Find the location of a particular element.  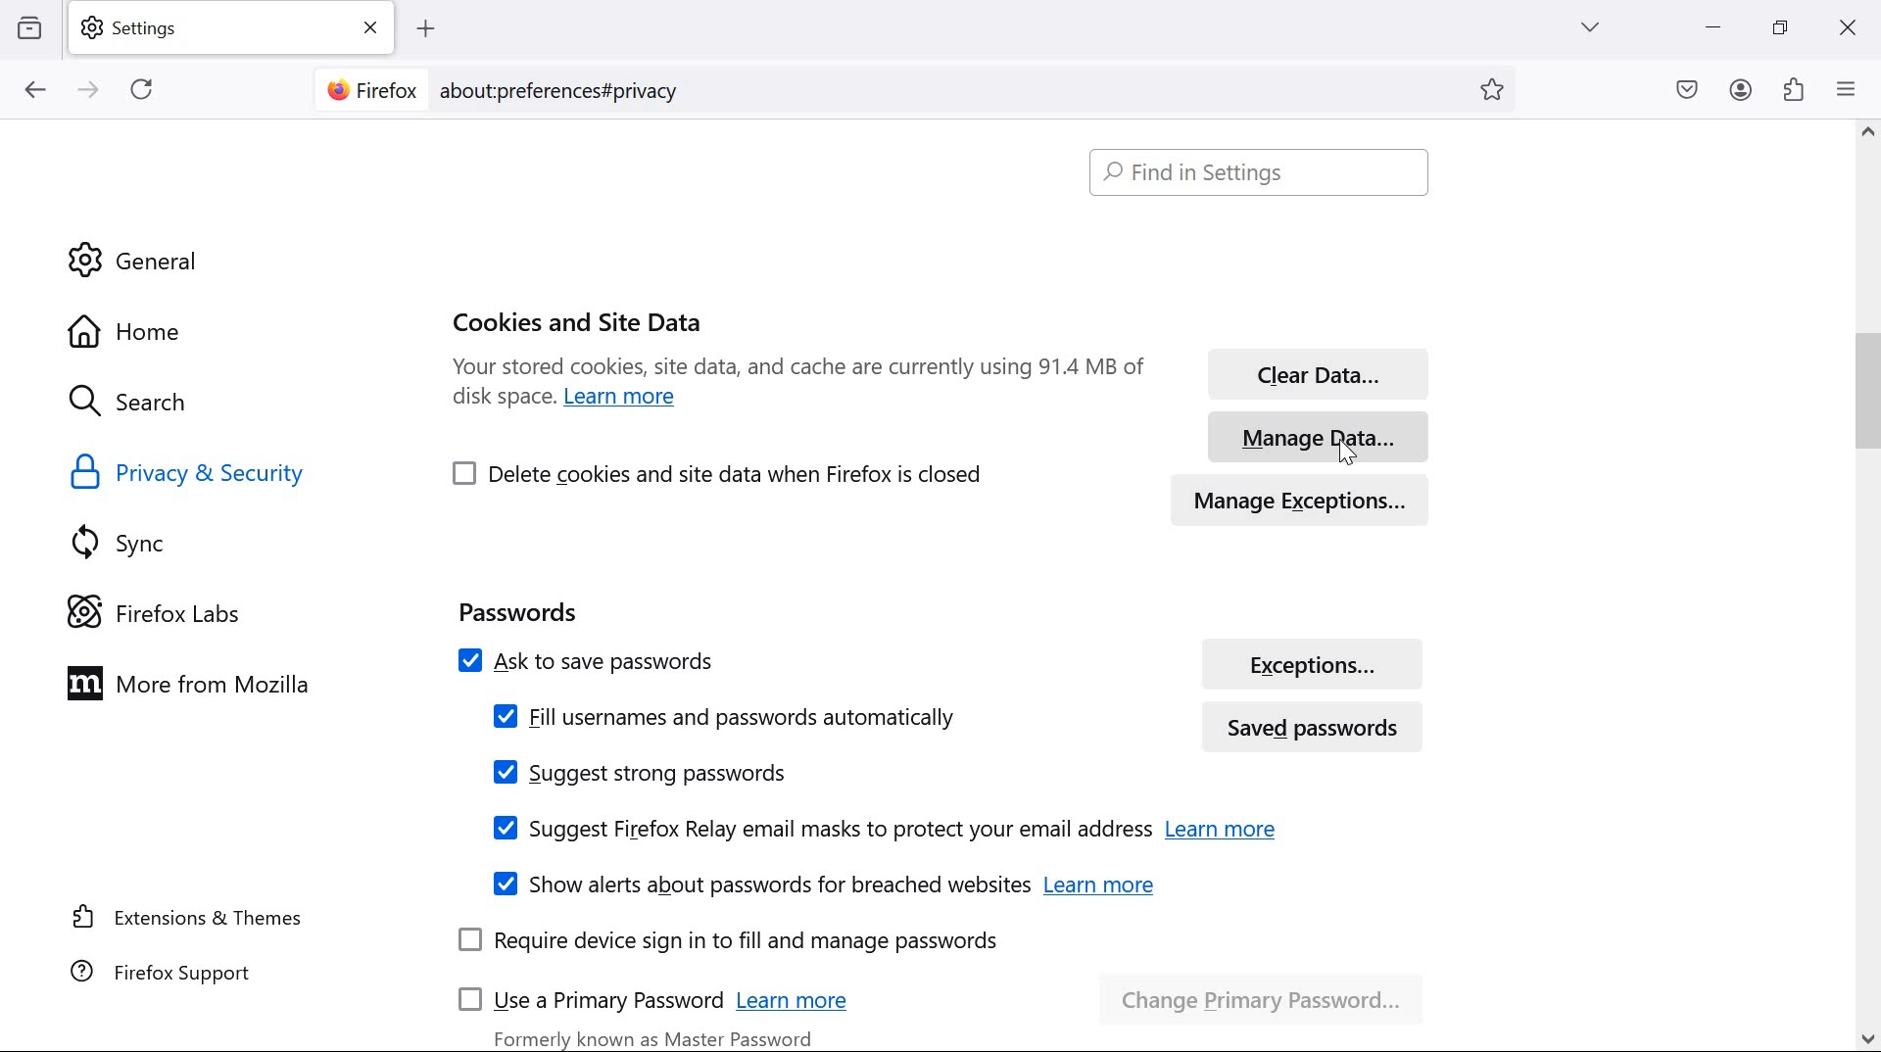

Your stored cookies, site data, and cache are currently using 91.4 MB of
disk space. Learn more is located at coordinates (798, 389).